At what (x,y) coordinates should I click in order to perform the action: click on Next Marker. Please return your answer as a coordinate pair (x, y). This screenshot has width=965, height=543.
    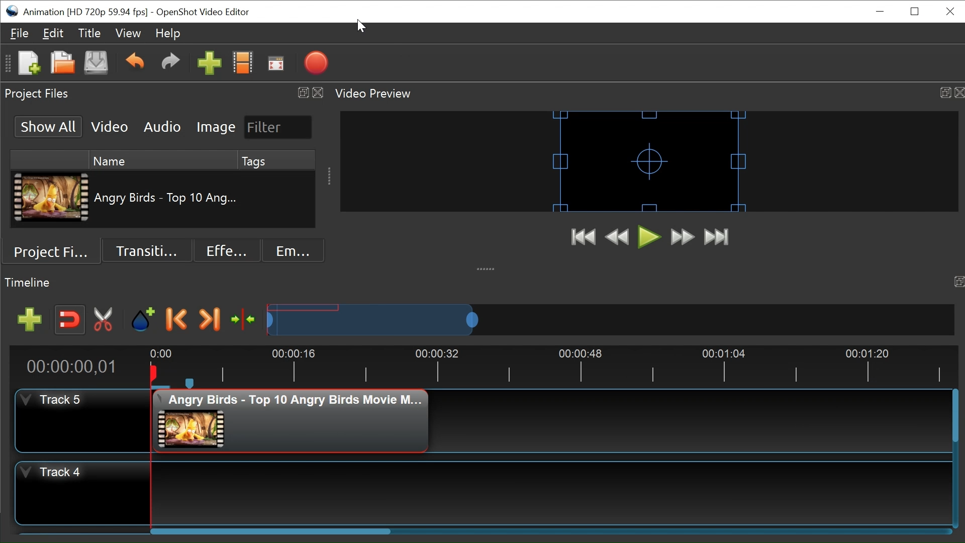
    Looking at the image, I should click on (210, 320).